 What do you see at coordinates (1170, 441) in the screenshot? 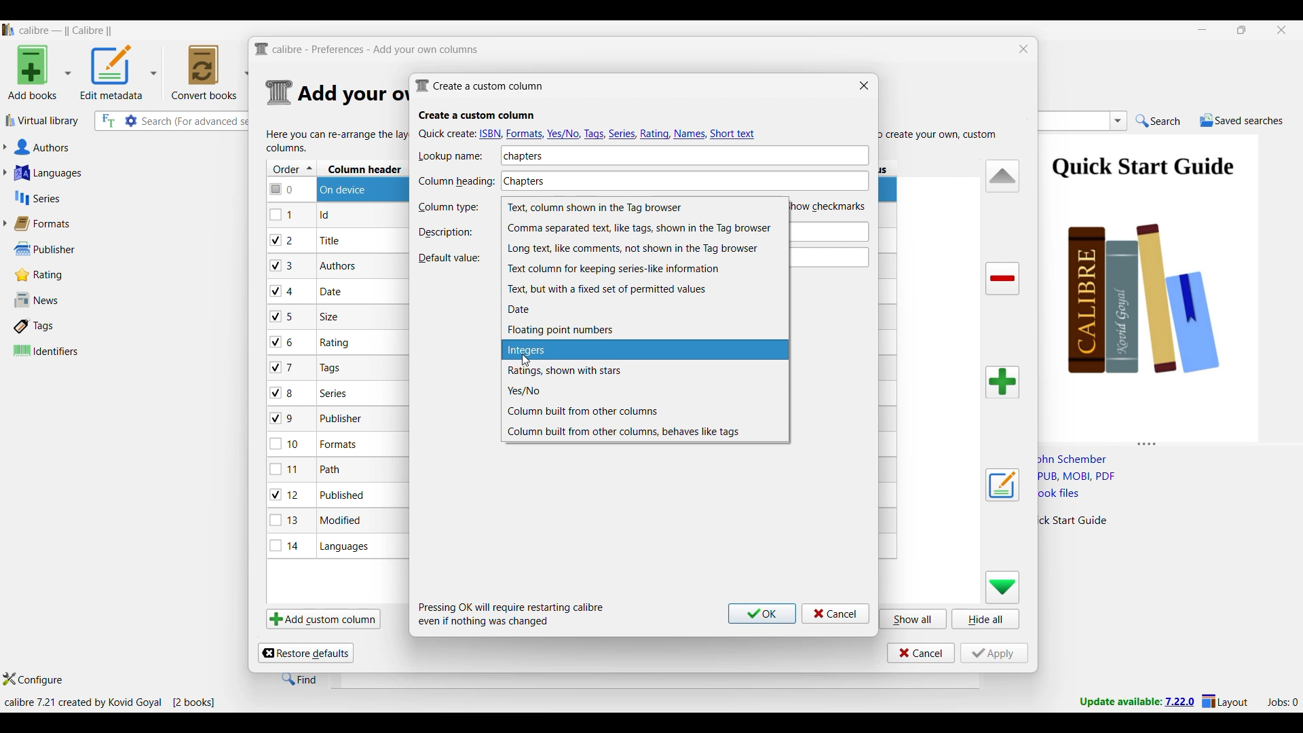
I see `Change height of columns attached to this panel` at bounding box center [1170, 441].